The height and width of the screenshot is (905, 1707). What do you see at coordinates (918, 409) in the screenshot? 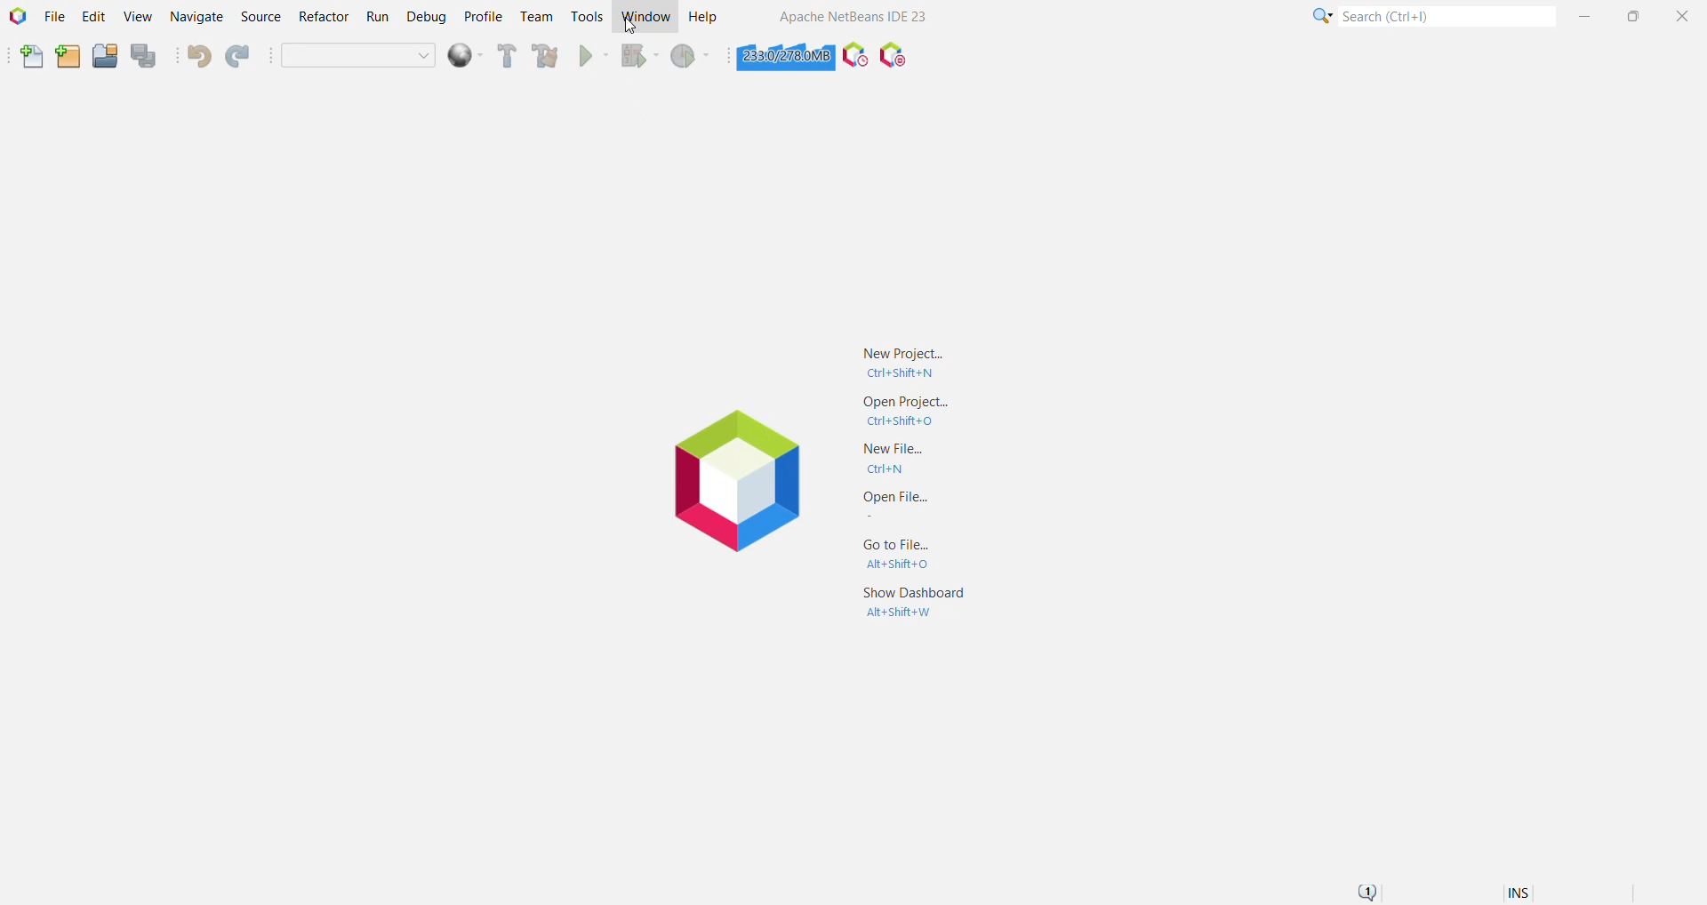
I see `Open Project` at bounding box center [918, 409].